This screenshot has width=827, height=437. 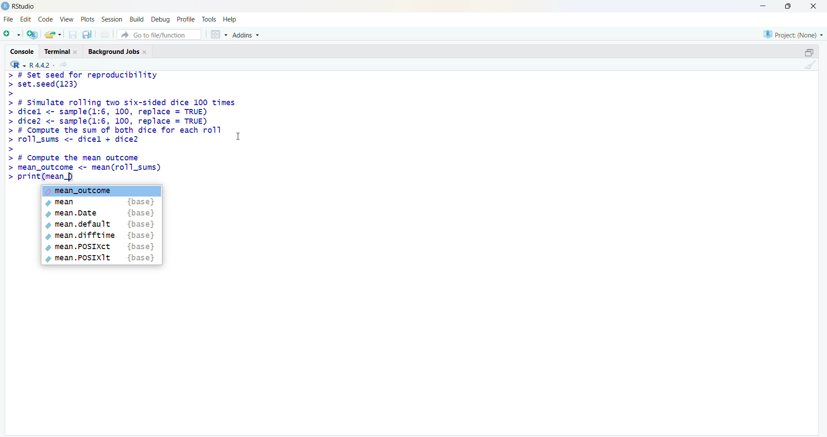 I want to click on mean.Date {base}, so click(x=99, y=213).